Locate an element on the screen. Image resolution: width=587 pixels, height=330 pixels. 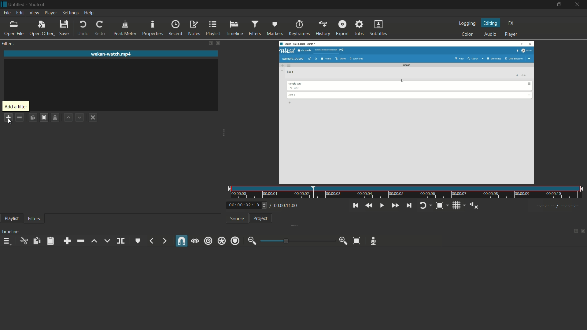
time is located at coordinates (409, 193).